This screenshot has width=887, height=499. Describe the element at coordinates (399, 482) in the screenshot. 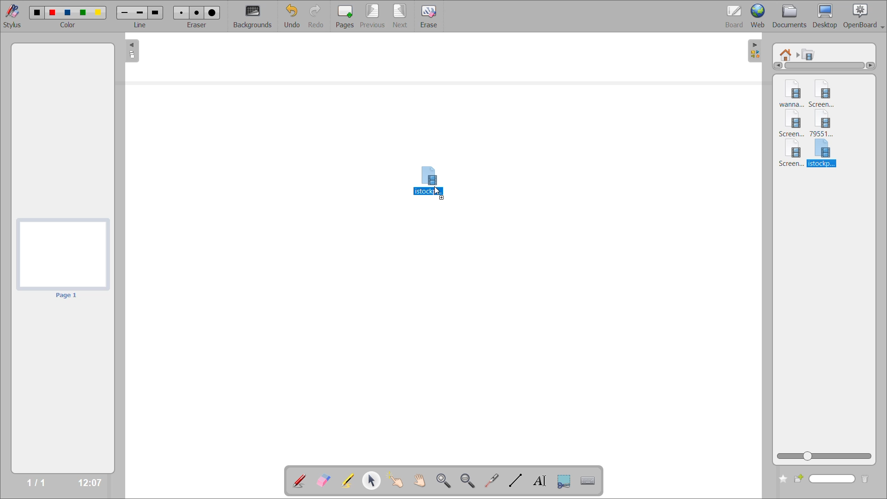

I see `interact with items` at that location.